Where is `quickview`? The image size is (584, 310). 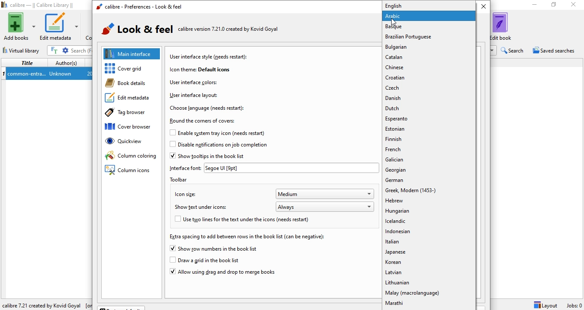 quickview is located at coordinates (133, 143).